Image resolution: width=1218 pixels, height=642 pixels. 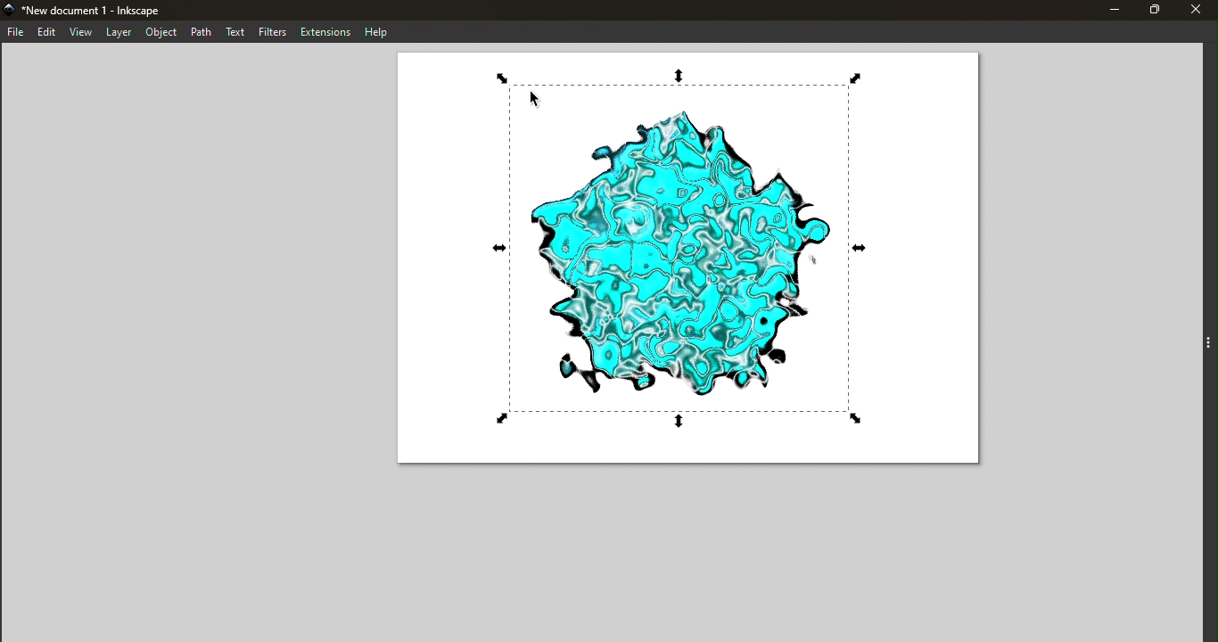 I want to click on Canvas with lapping distort effect applied on the svg, so click(x=687, y=263).